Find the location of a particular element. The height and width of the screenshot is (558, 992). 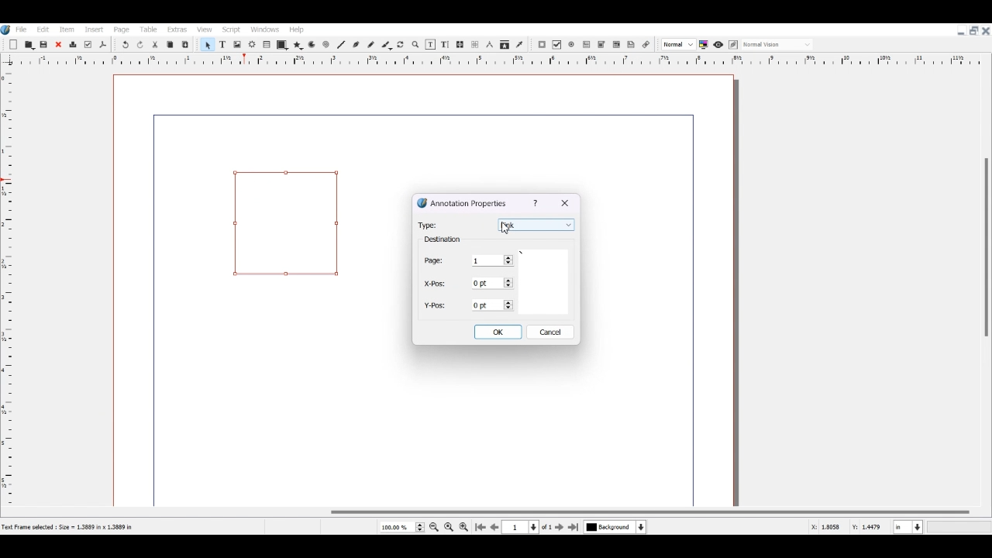

Edit Text is located at coordinates (445, 44).